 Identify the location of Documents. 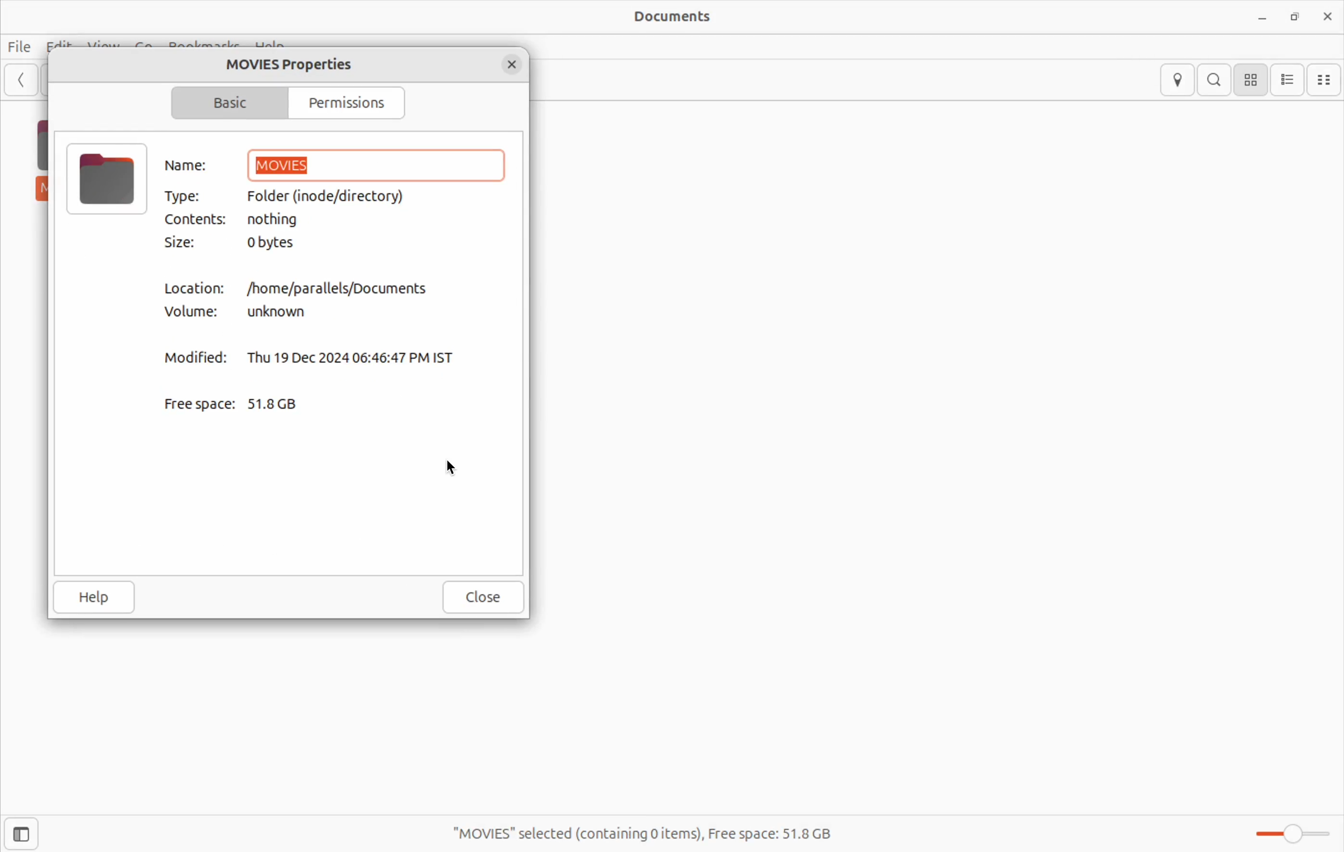
(1326, 79).